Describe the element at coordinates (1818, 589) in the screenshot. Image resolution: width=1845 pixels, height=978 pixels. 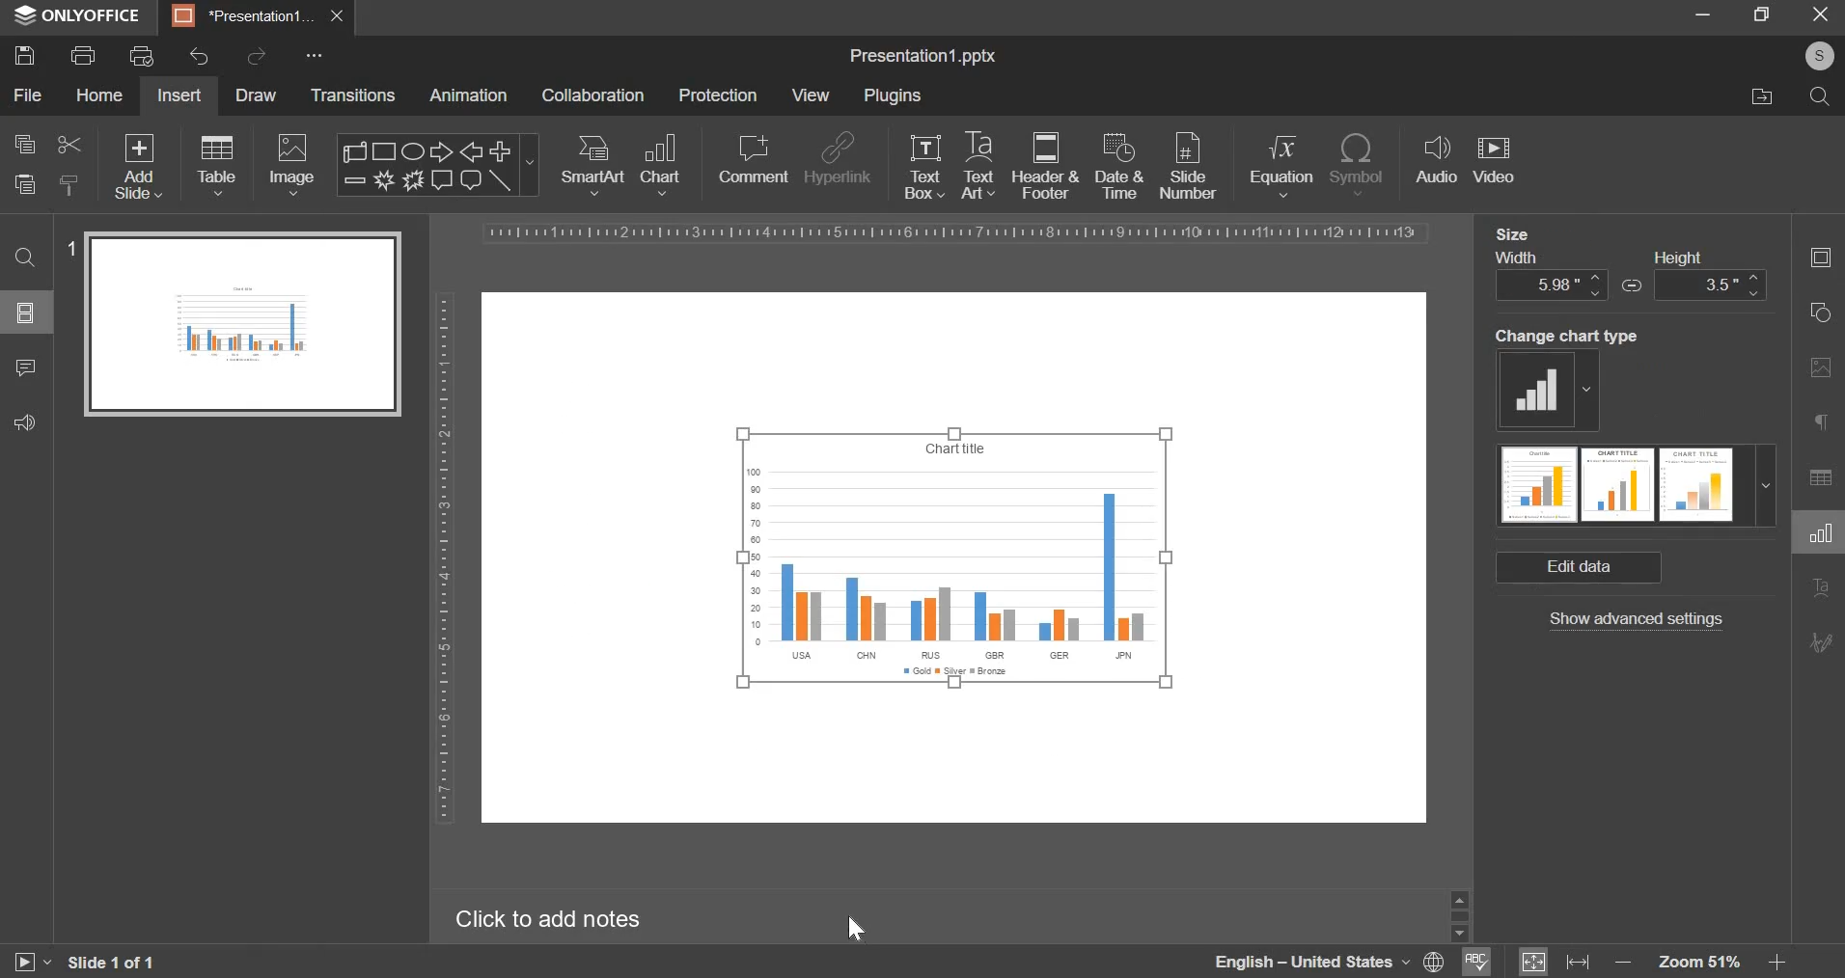
I see `text art settings` at that location.